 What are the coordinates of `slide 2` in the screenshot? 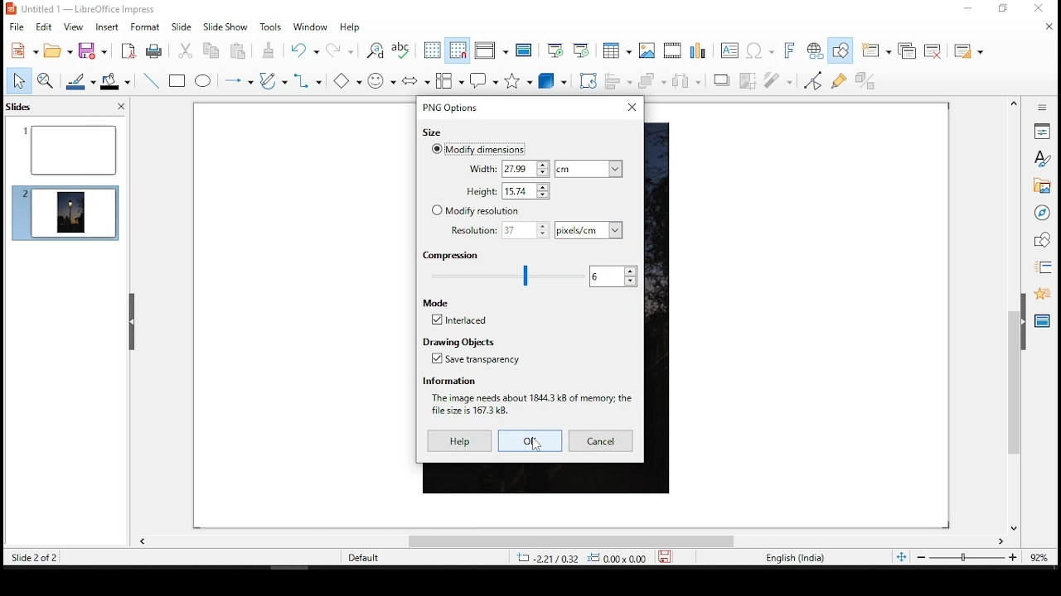 It's located at (70, 210).